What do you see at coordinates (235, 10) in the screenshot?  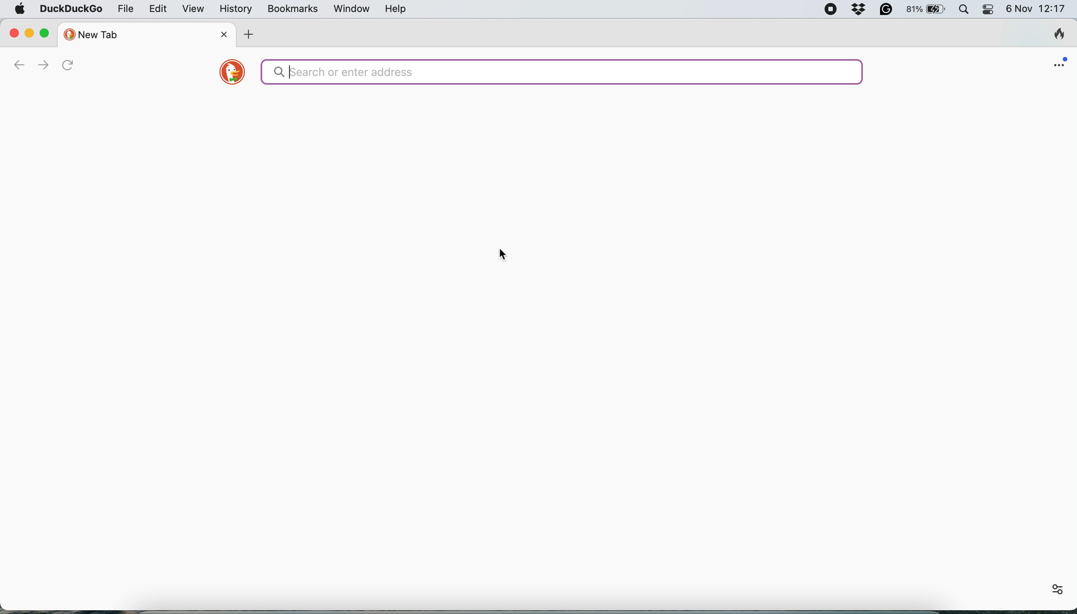 I see `history` at bounding box center [235, 10].